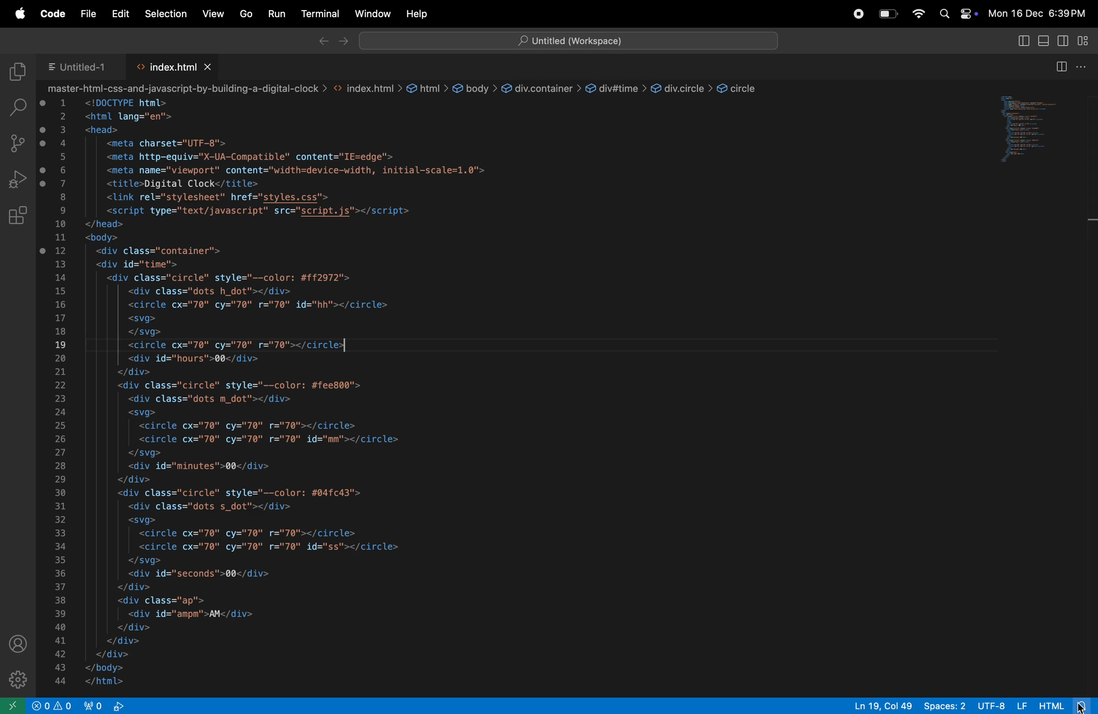 The width and height of the screenshot is (1098, 714). I want to click on explore, so click(16, 72).